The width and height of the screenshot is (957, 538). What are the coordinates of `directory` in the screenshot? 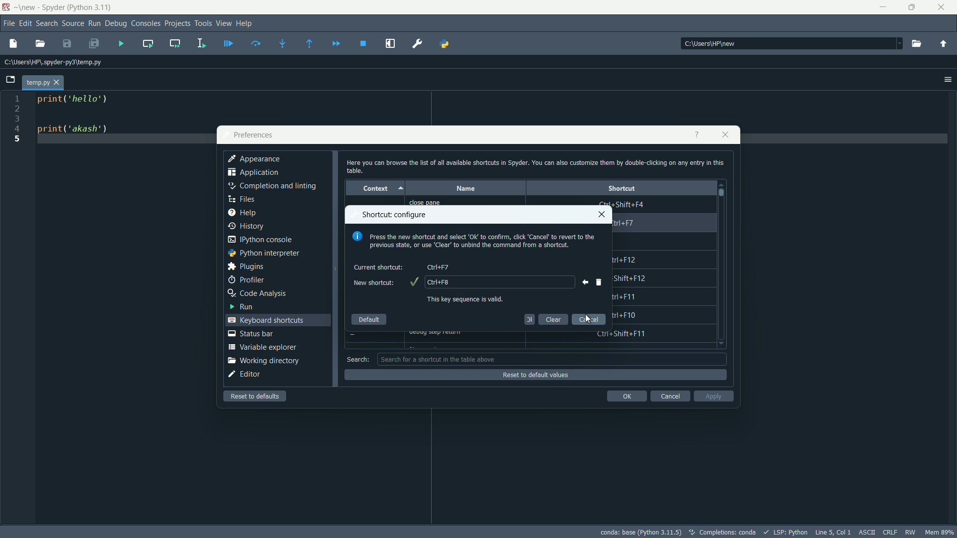 It's located at (712, 44).